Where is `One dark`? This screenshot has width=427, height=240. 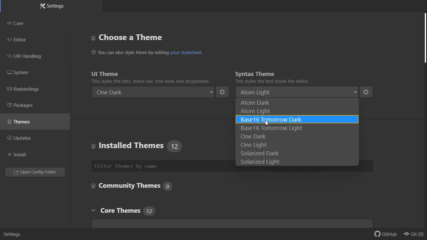
One dark is located at coordinates (153, 92).